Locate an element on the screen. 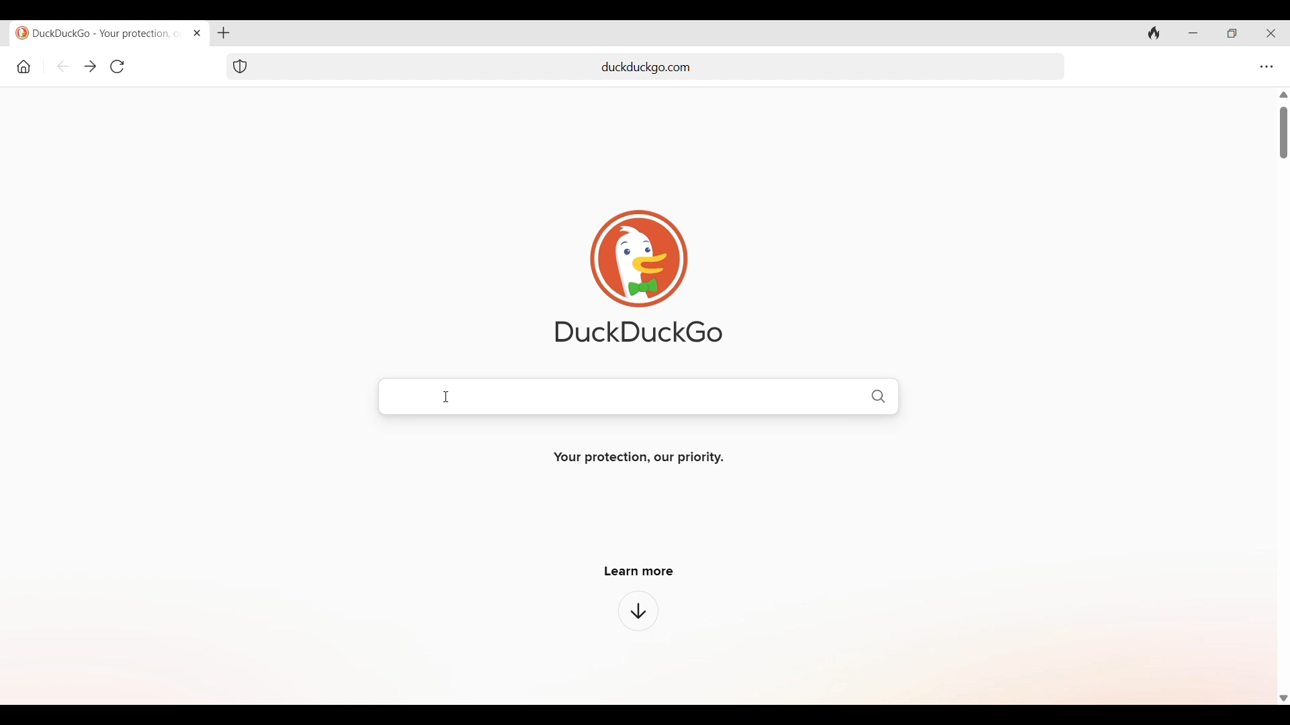 The height and width of the screenshot is (725, 1290). Refresh page is located at coordinates (118, 67).